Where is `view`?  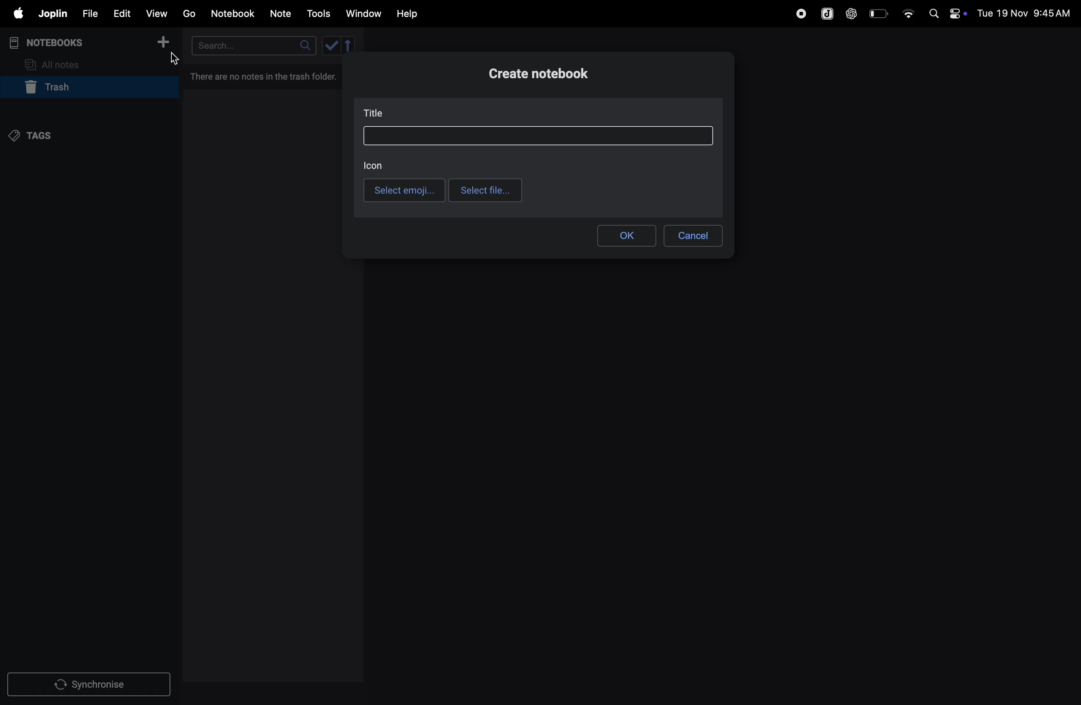
view is located at coordinates (157, 13).